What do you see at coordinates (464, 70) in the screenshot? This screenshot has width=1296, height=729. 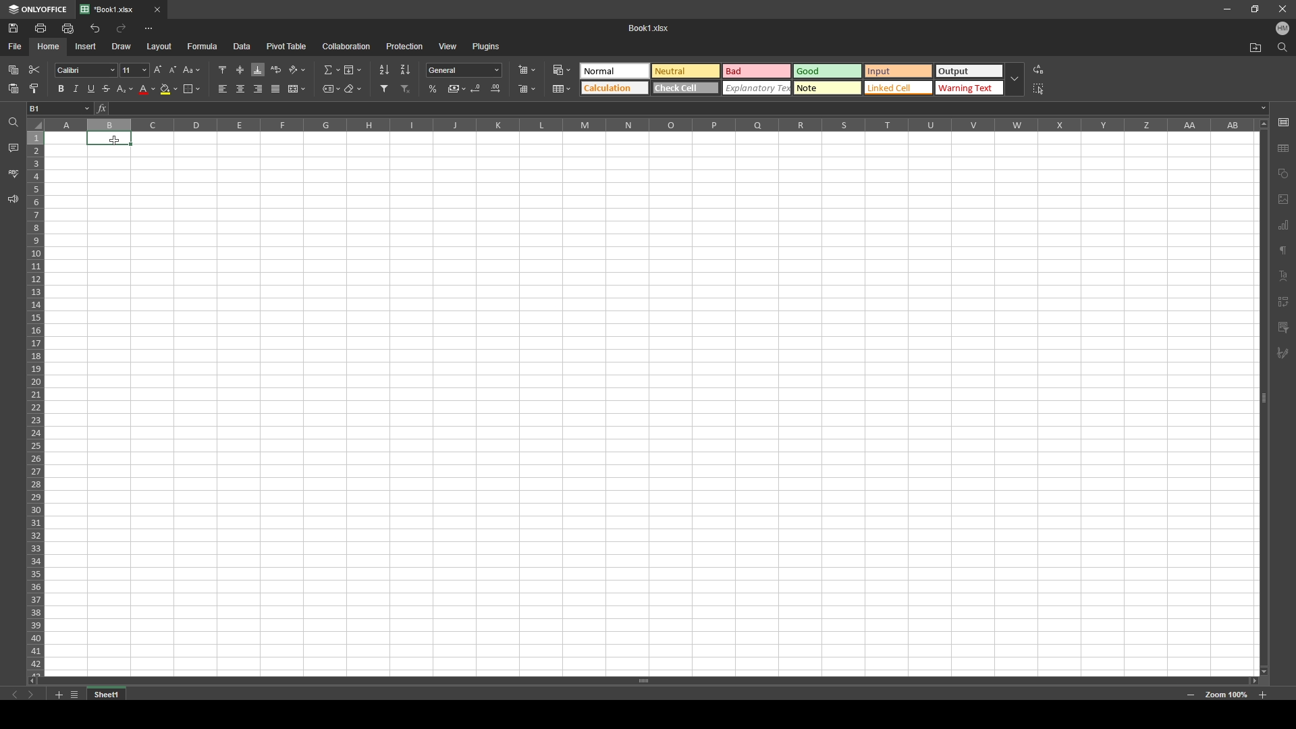 I see `number format` at bounding box center [464, 70].